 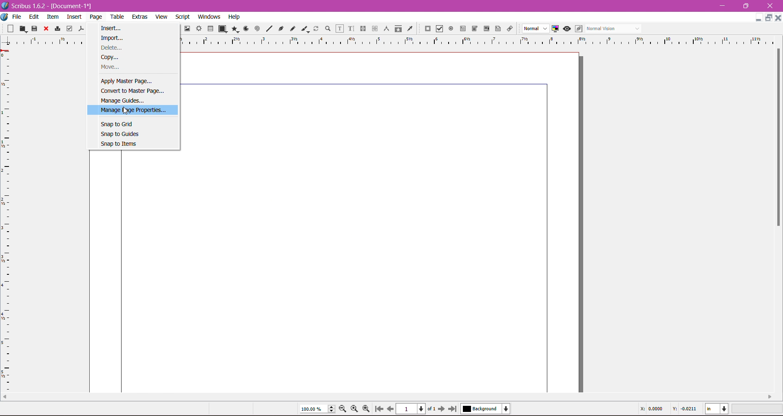 I want to click on Go to last page, so click(x=453, y=409).